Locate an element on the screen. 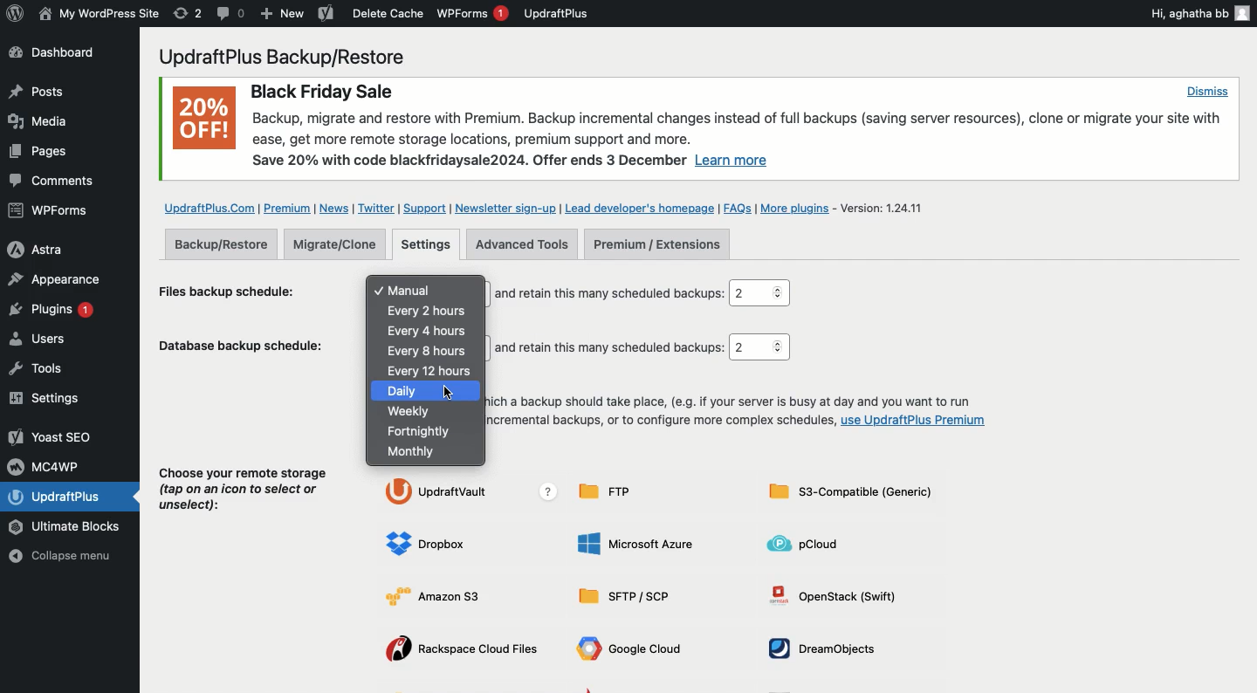 Image resolution: width=1257 pixels, height=693 pixels. Advanced tools is located at coordinates (522, 244).